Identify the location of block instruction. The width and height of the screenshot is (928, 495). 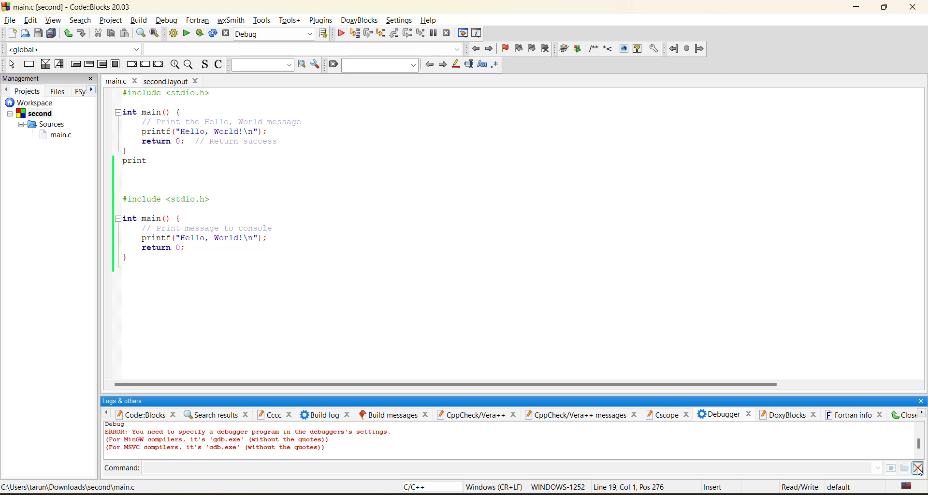
(115, 64).